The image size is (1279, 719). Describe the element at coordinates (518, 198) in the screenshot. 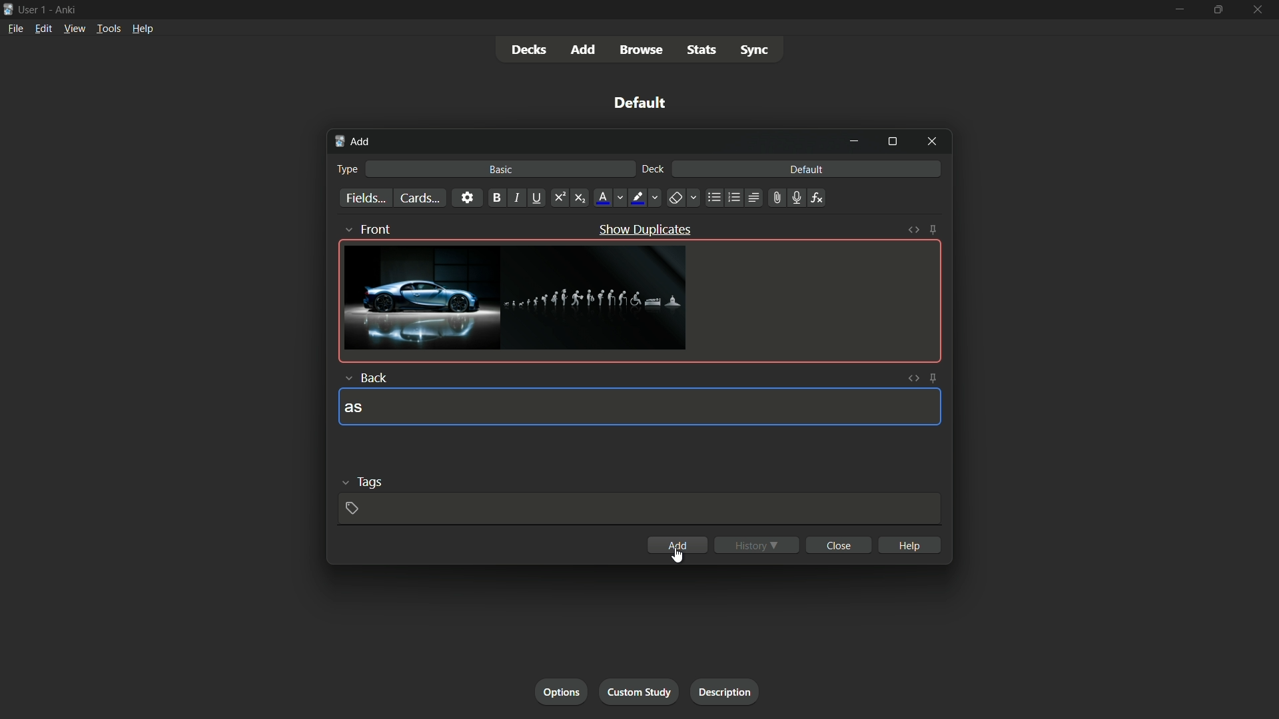

I see `italic` at that location.